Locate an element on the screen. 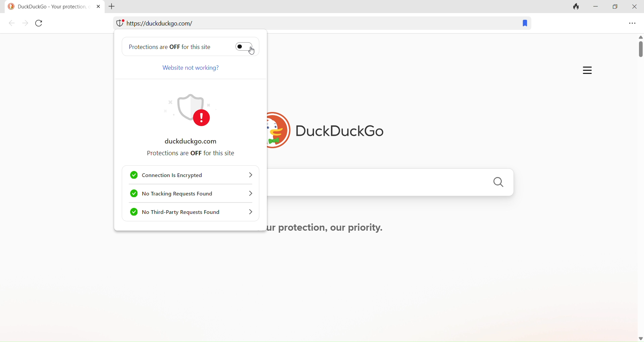  DuckDuckGo is located at coordinates (338, 132).